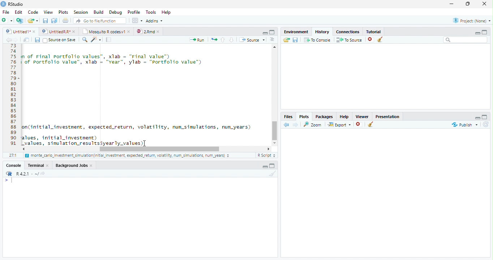 This screenshot has width=493, height=260. I want to click on Packages, so click(324, 116).